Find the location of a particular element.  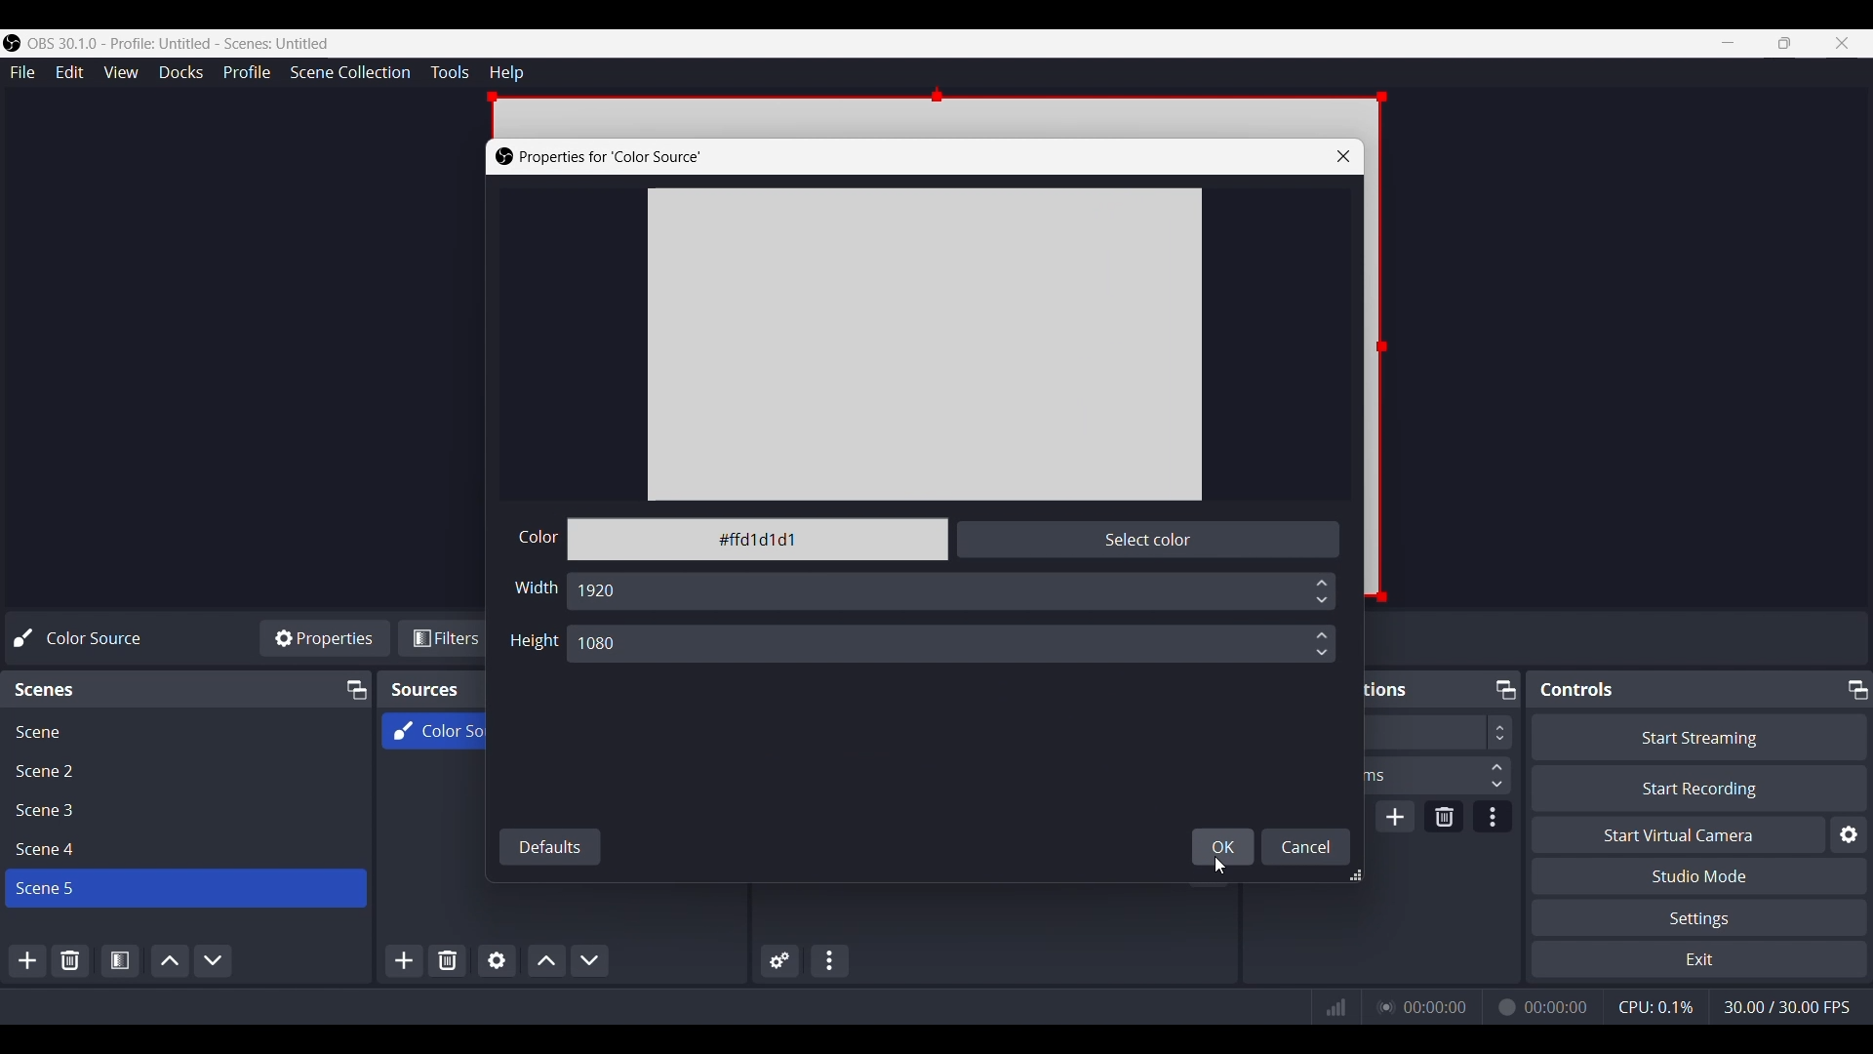

Settings is located at coordinates (1848, 832).